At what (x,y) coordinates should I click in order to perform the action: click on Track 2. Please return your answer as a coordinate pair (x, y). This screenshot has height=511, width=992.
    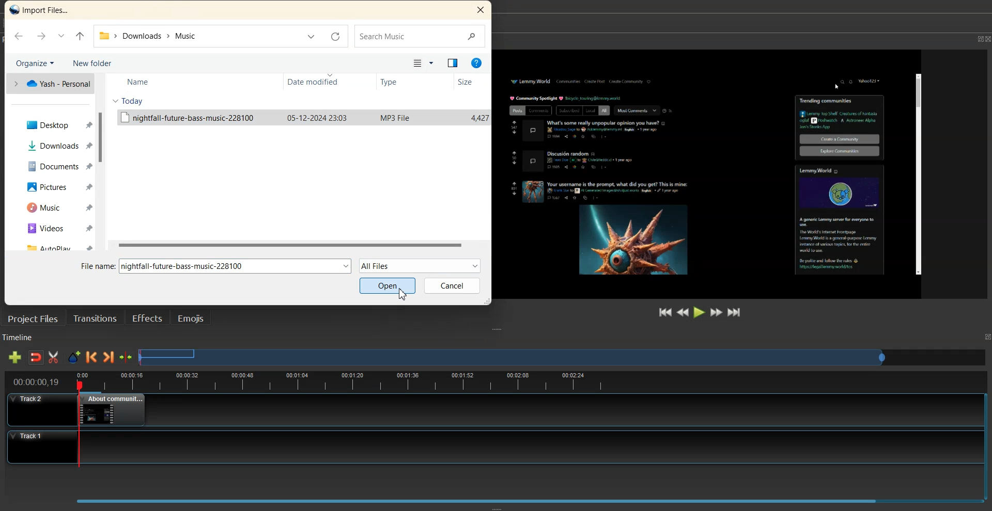
    Looking at the image, I should click on (28, 411).